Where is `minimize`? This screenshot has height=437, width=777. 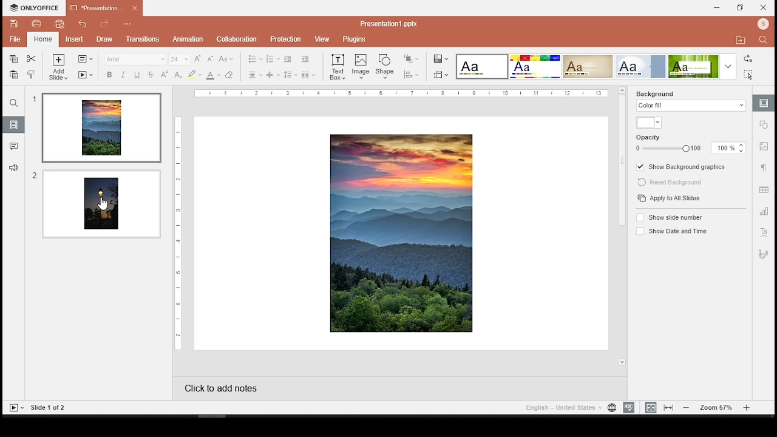 minimize is located at coordinates (718, 8).